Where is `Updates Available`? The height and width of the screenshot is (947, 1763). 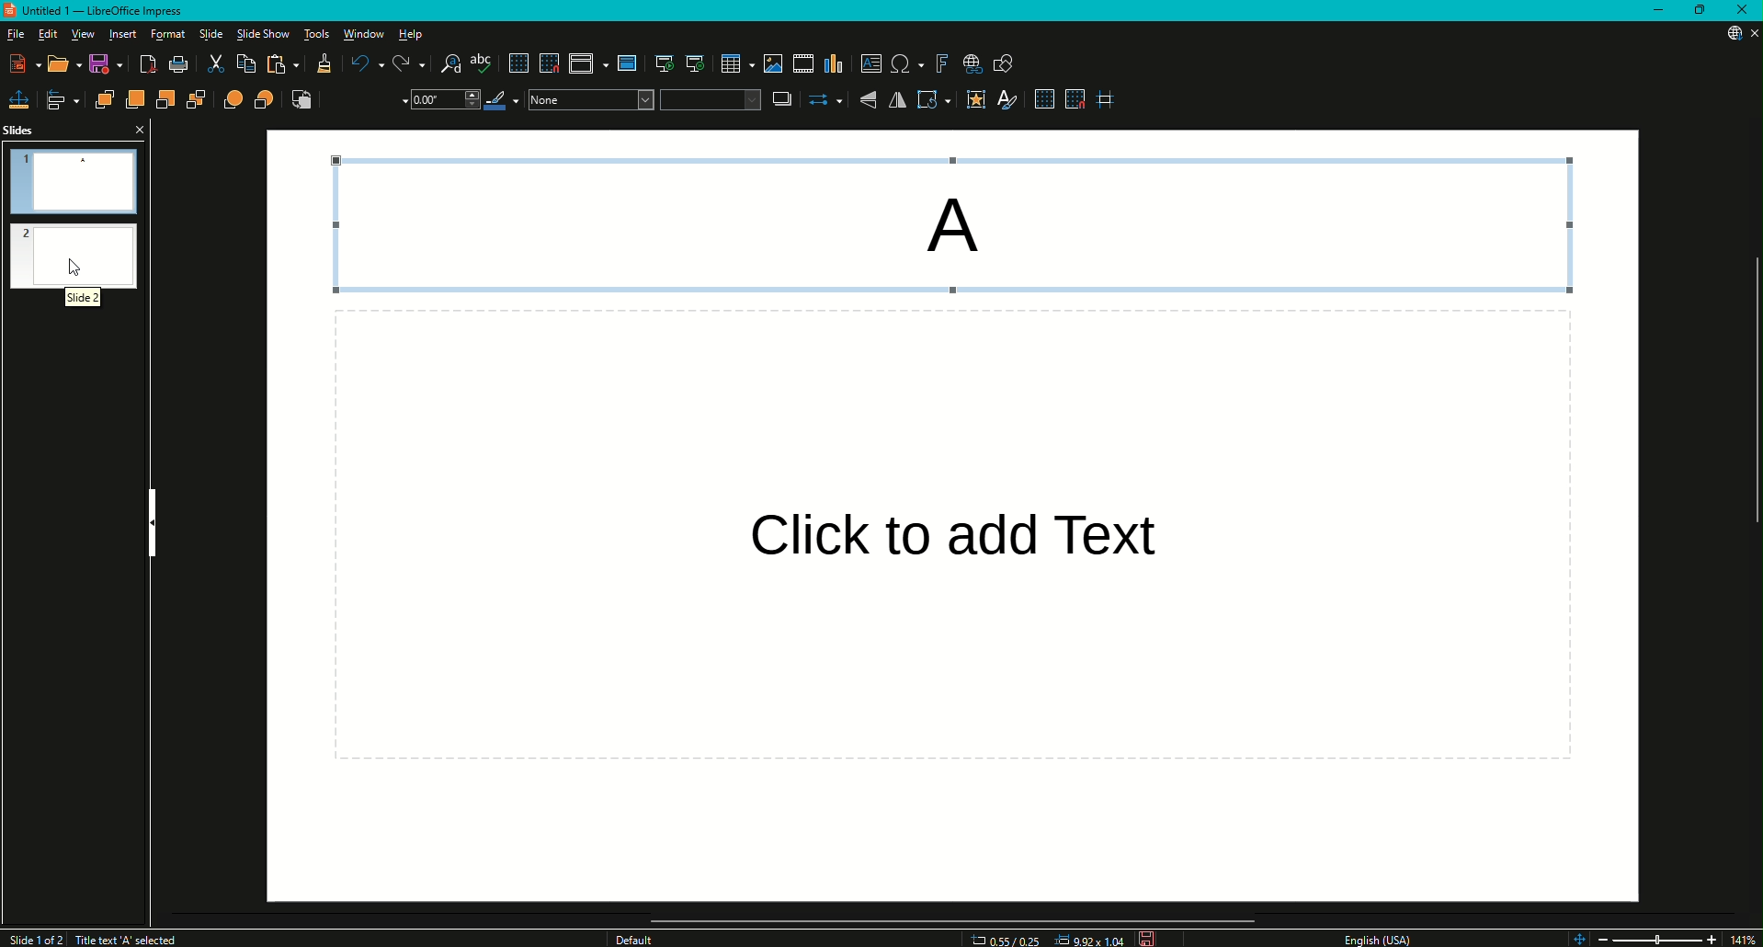
Updates Available is located at coordinates (1726, 33).